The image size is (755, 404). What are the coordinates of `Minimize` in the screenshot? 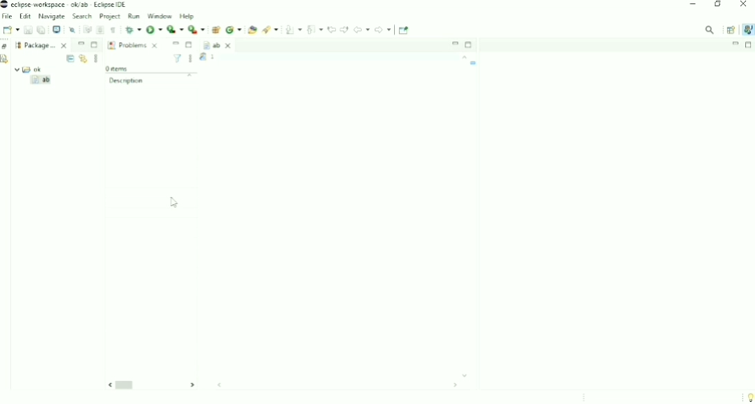 It's located at (736, 44).